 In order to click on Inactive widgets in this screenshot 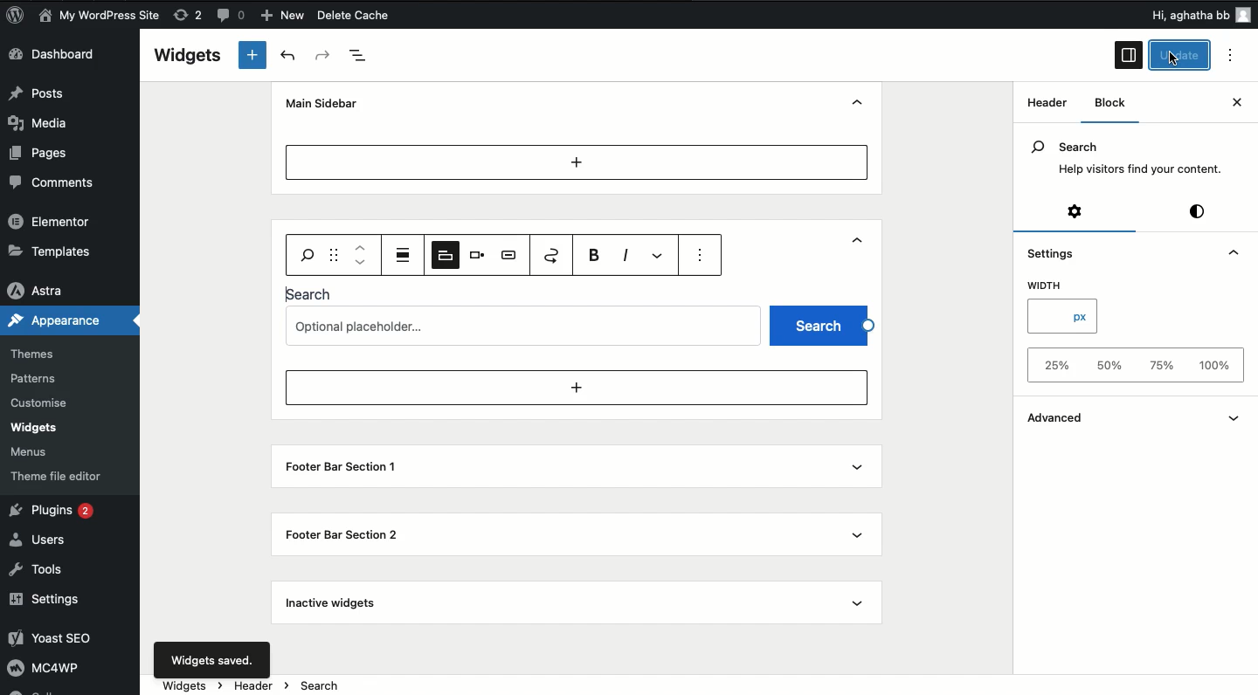, I will do `click(335, 603)`.